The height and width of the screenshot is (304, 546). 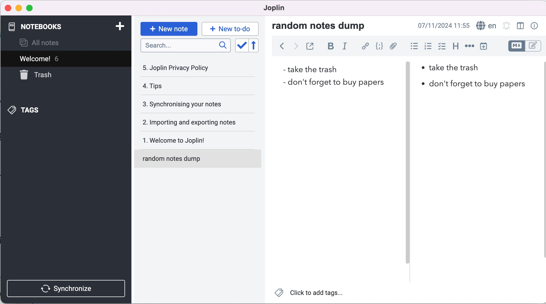 What do you see at coordinates (168, 28) in the screenshot?
I see `new note` at bounding box center [168, 28].